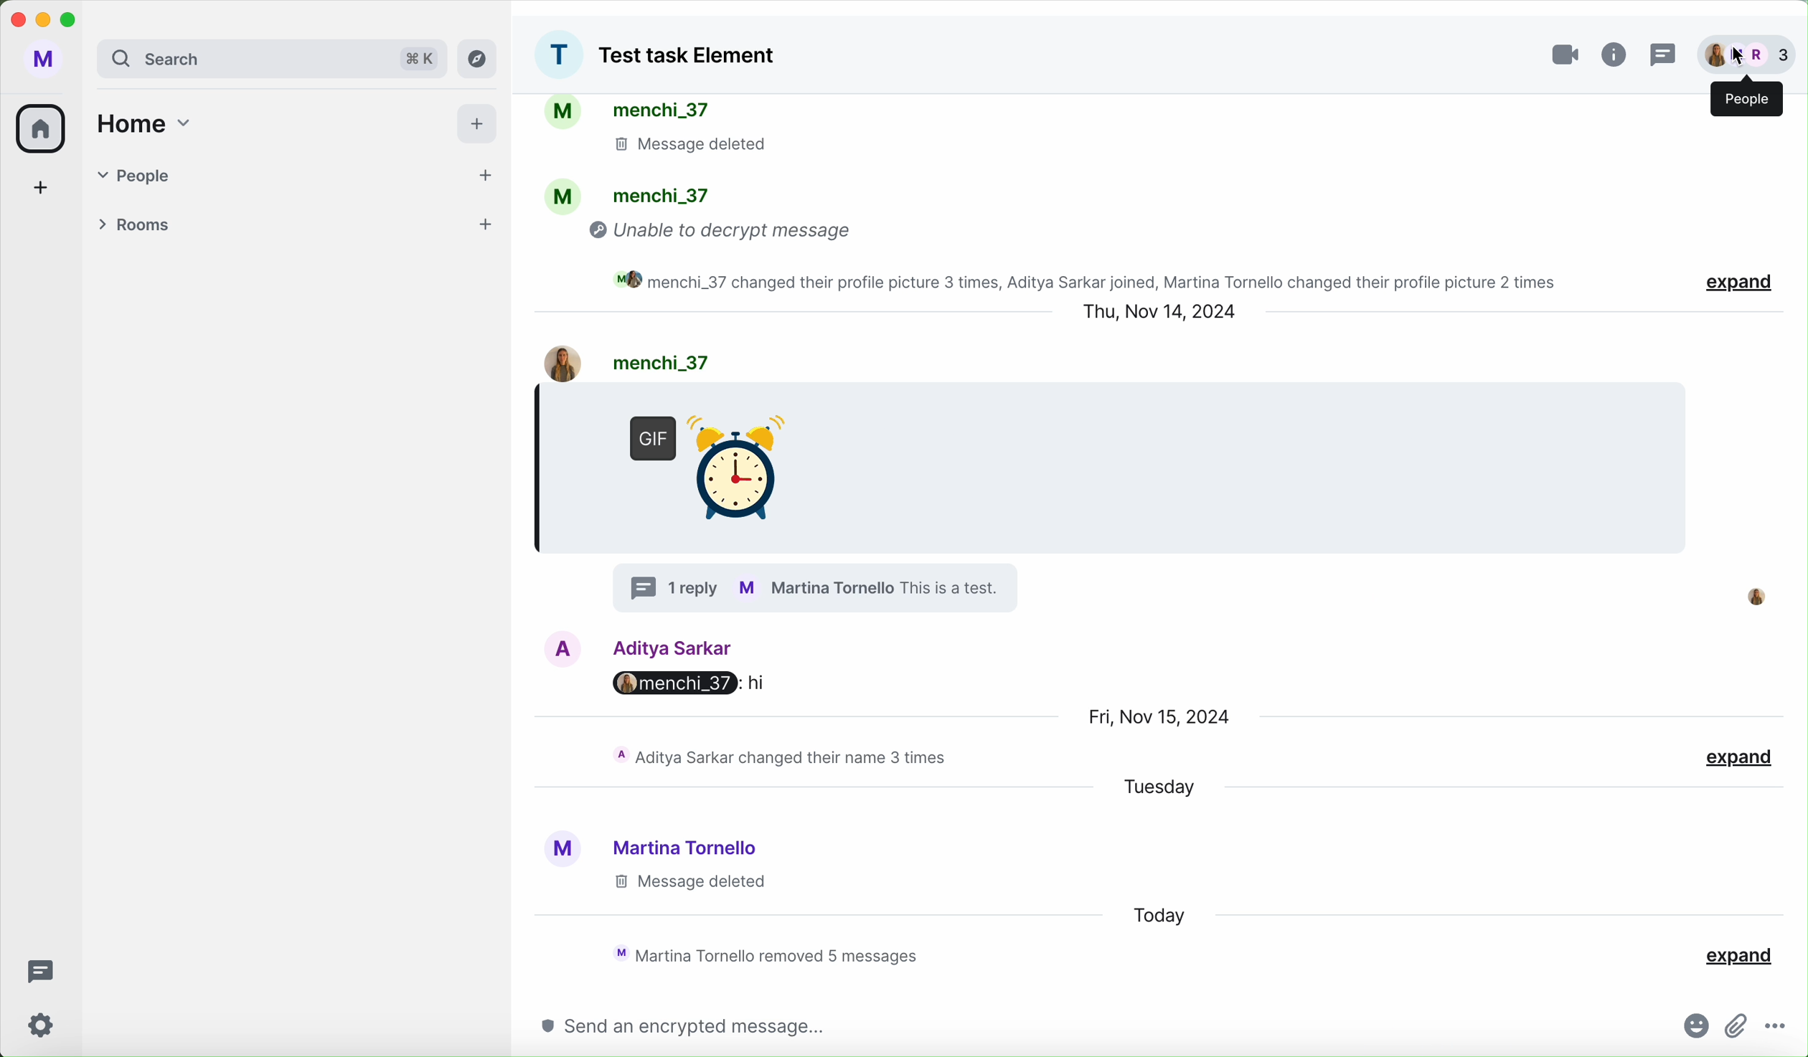 The image size is (1808, 1057). What do you see at coordinates (17, 19) in the screenshot?
I see `close program` at bounding box center [17, 19].